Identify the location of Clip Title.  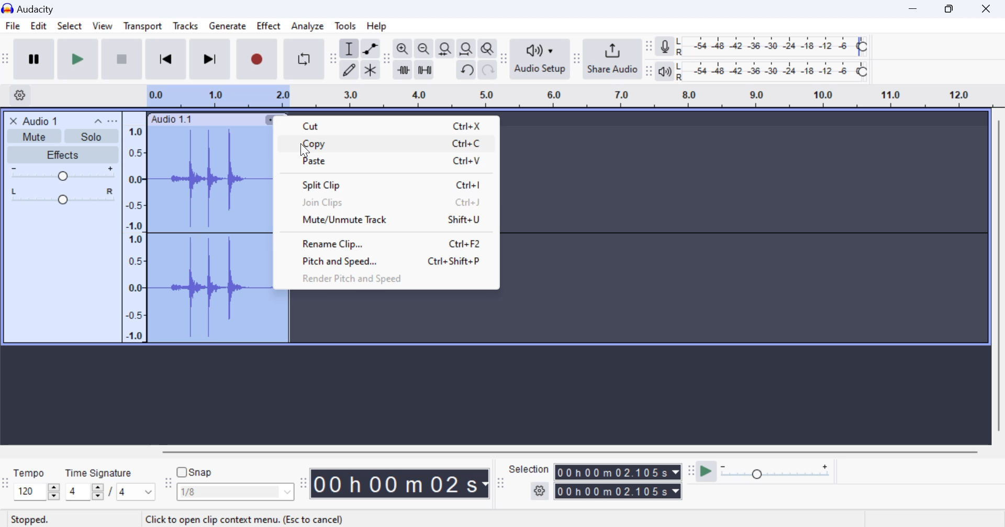
(45, 120).